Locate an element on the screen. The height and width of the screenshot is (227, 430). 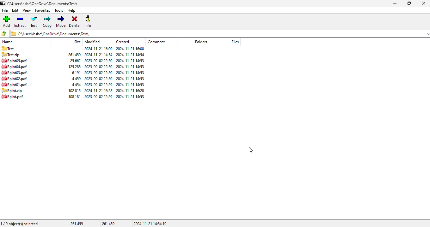
file is located at coordinates (12, 90).